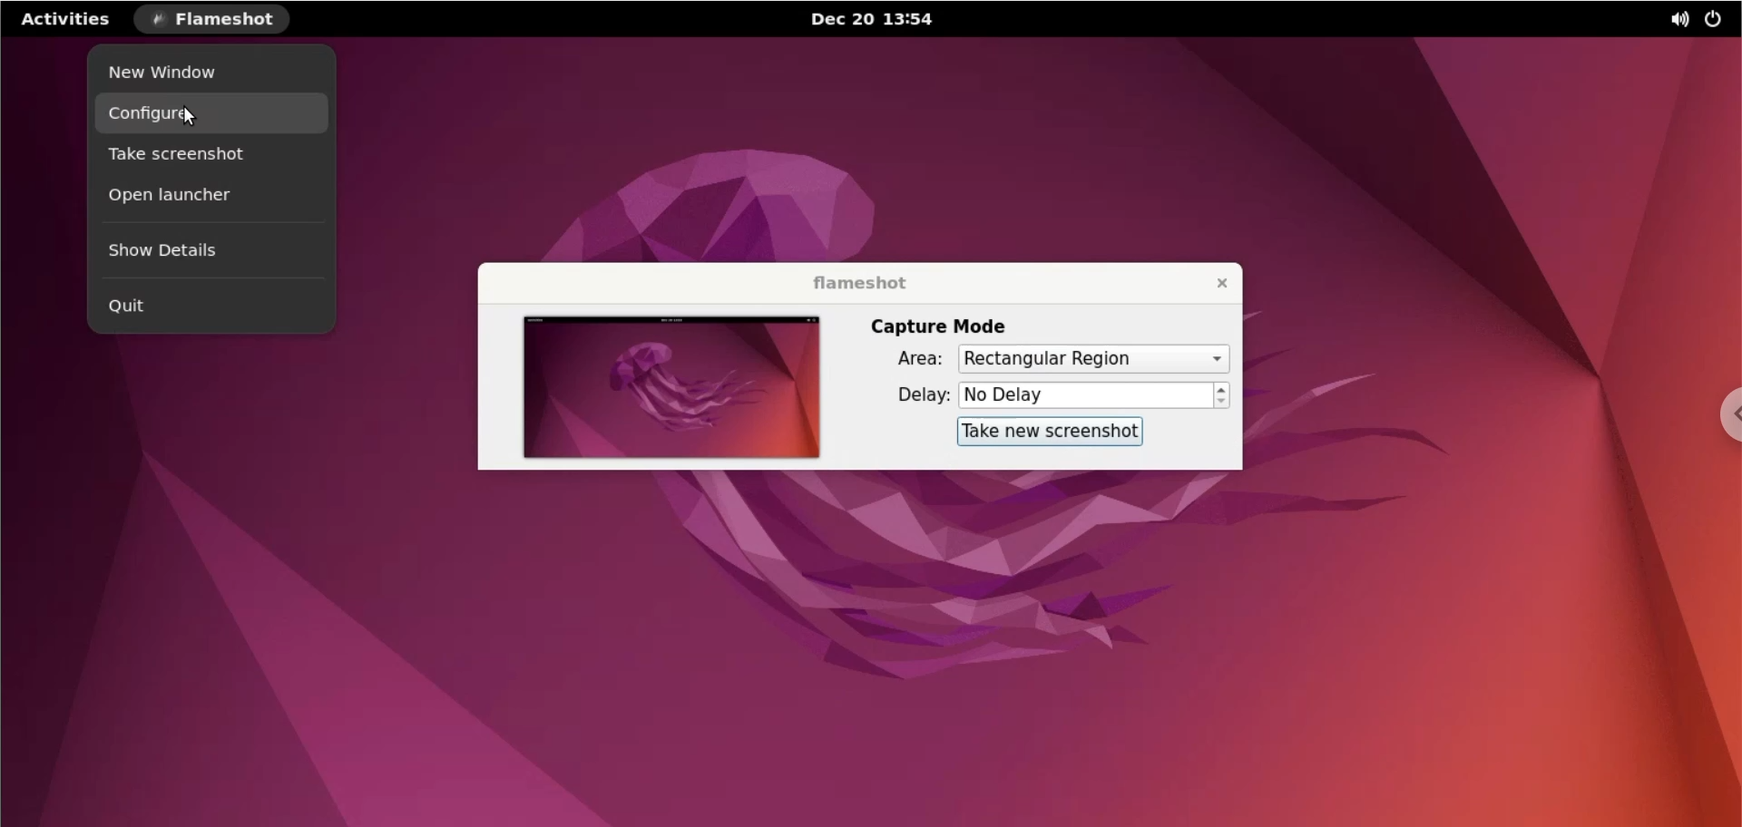 This screenshot has width=1742, height=827. What do you see at coordinates (1672, 20) in the screenshot?
I see `sound options` at bounding box center [1672, 20].